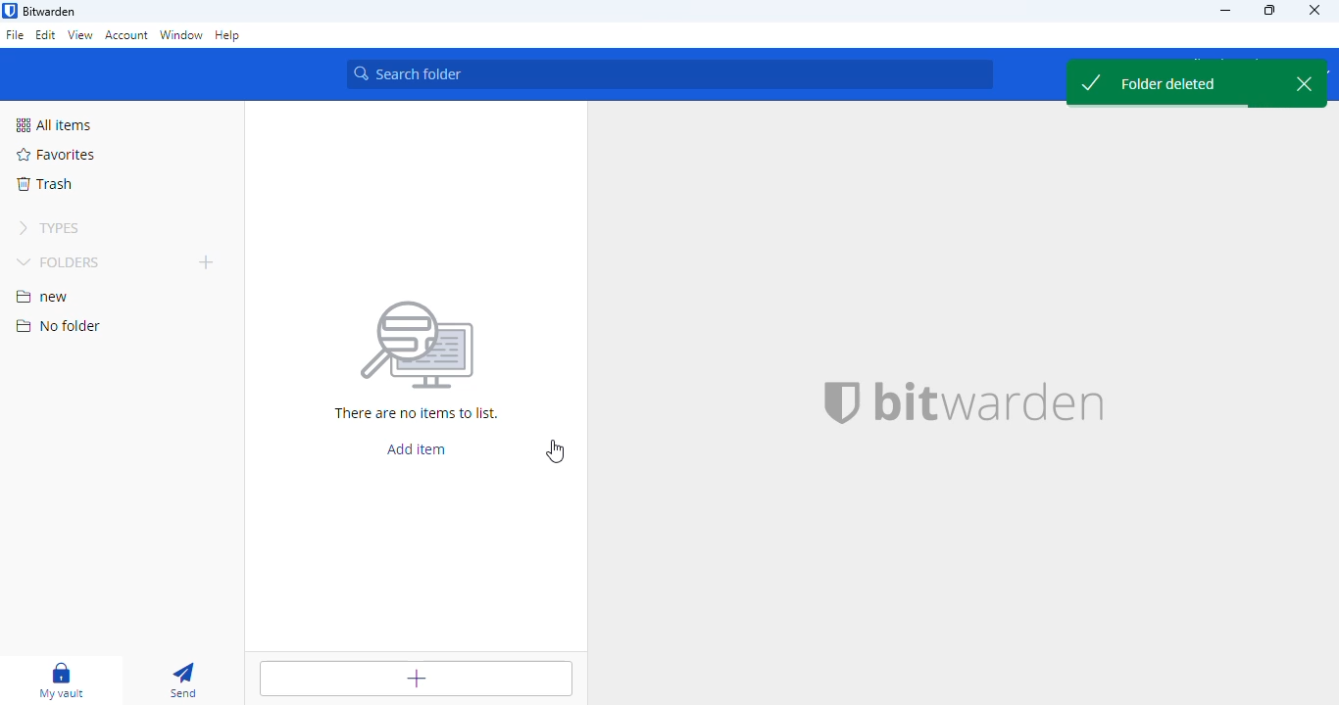 The width and height of the screenshot is (1339, 705). Describe the element at coordinates (80, 35) in the screenshot. I see `view` at that location.